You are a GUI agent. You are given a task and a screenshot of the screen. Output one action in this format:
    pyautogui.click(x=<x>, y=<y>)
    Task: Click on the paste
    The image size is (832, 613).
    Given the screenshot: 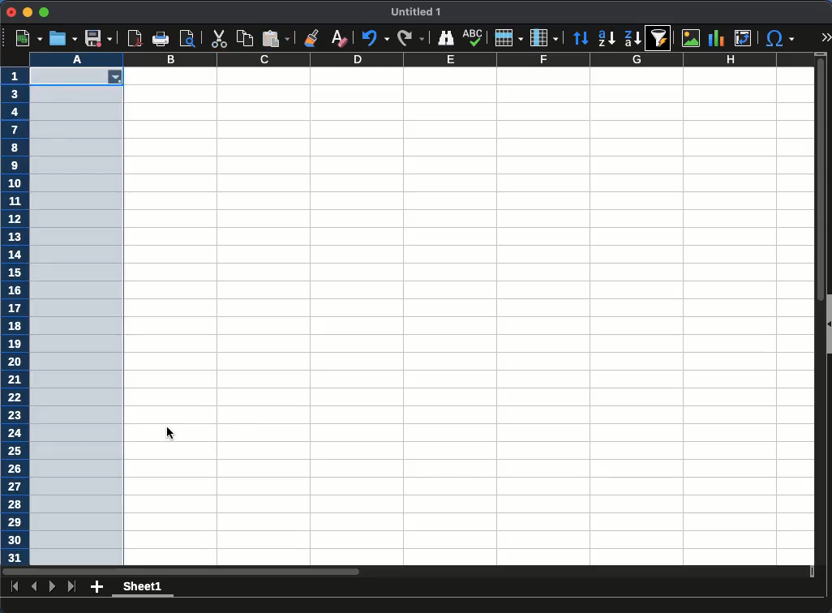 What is the action you would take?
    pyautogui.click(x=276, y=38)
    